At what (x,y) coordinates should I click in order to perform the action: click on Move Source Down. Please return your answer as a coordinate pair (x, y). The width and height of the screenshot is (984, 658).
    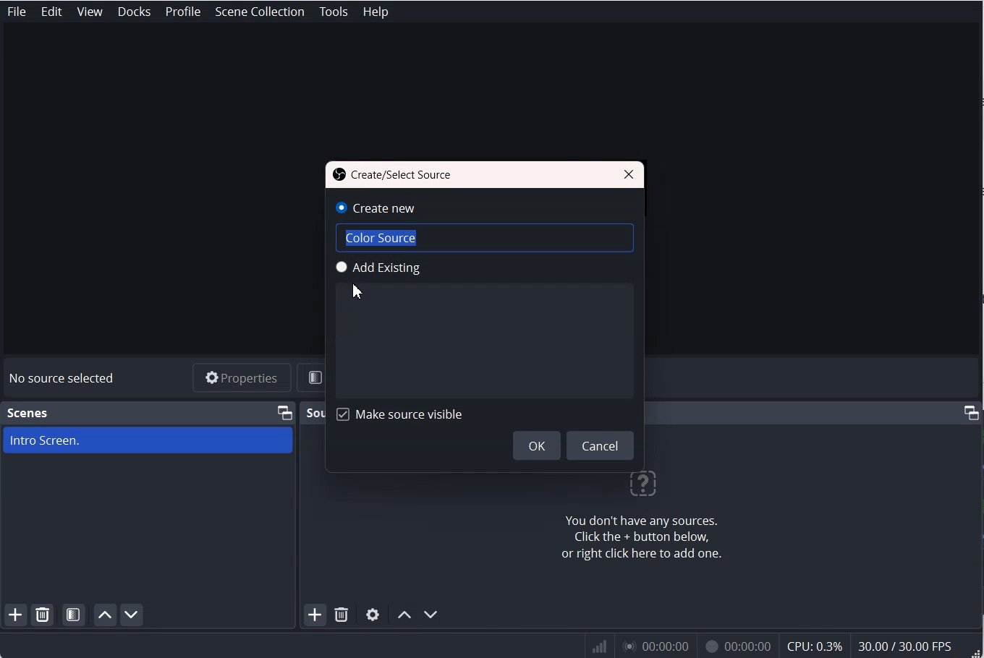
    Looking at the image, I should click on (431, 615).